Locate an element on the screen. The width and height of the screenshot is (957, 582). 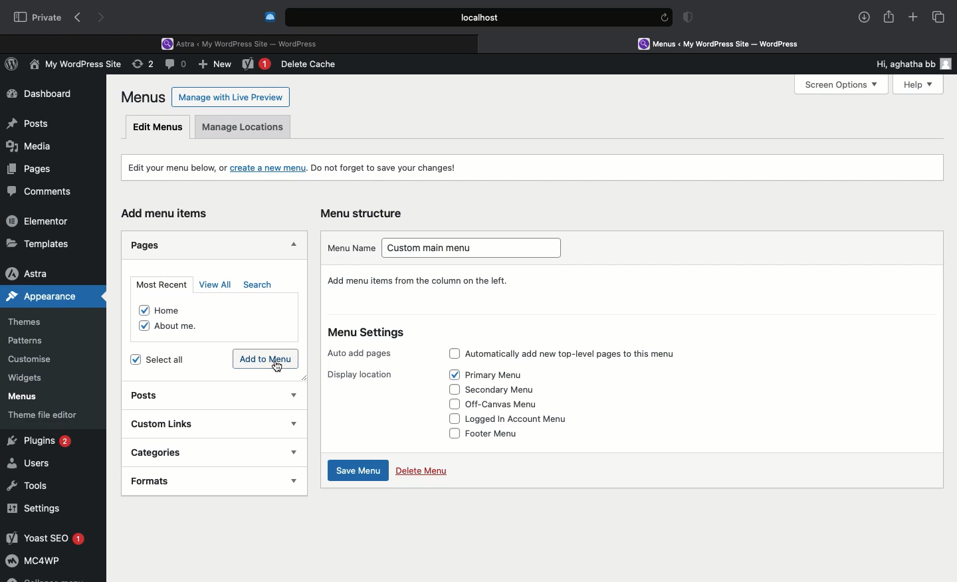
Media is located at coordinates (31, 144).